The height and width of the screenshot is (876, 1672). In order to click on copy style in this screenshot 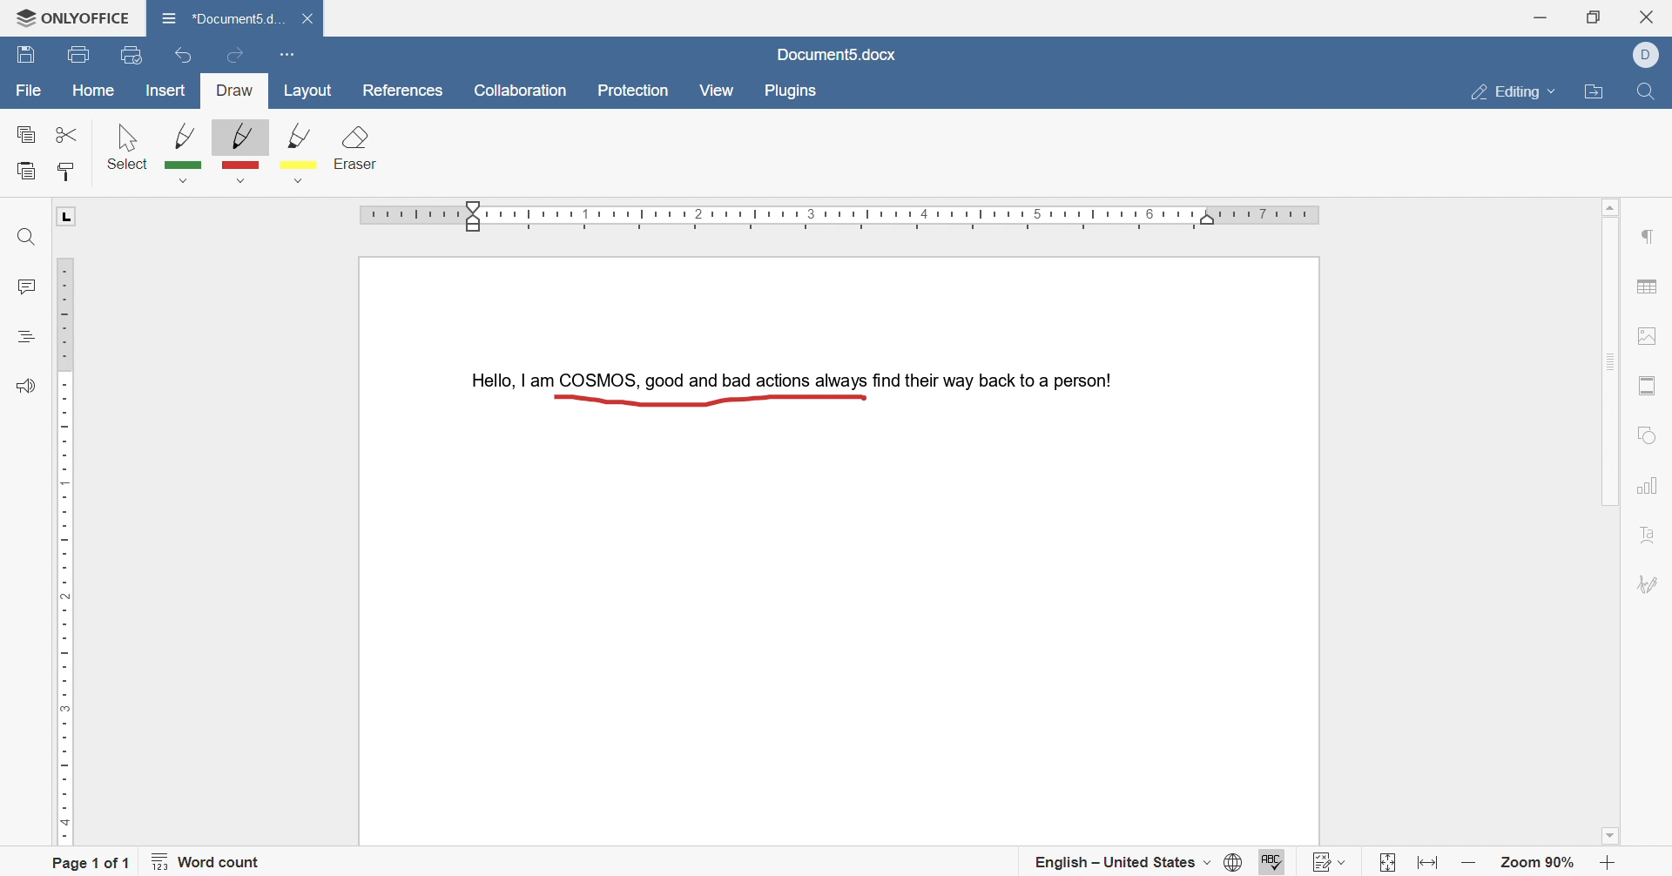, I will do `click(69, 170)`.